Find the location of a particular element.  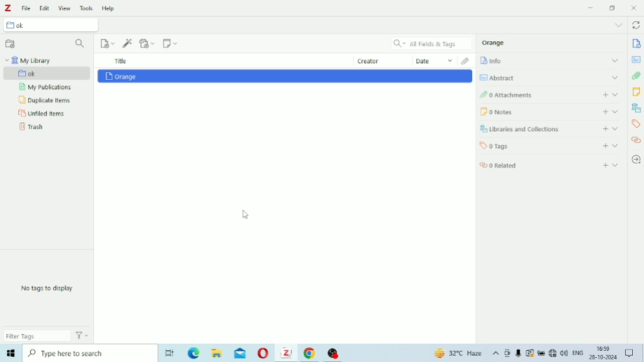

Notes is located at coordinates (551, 111).